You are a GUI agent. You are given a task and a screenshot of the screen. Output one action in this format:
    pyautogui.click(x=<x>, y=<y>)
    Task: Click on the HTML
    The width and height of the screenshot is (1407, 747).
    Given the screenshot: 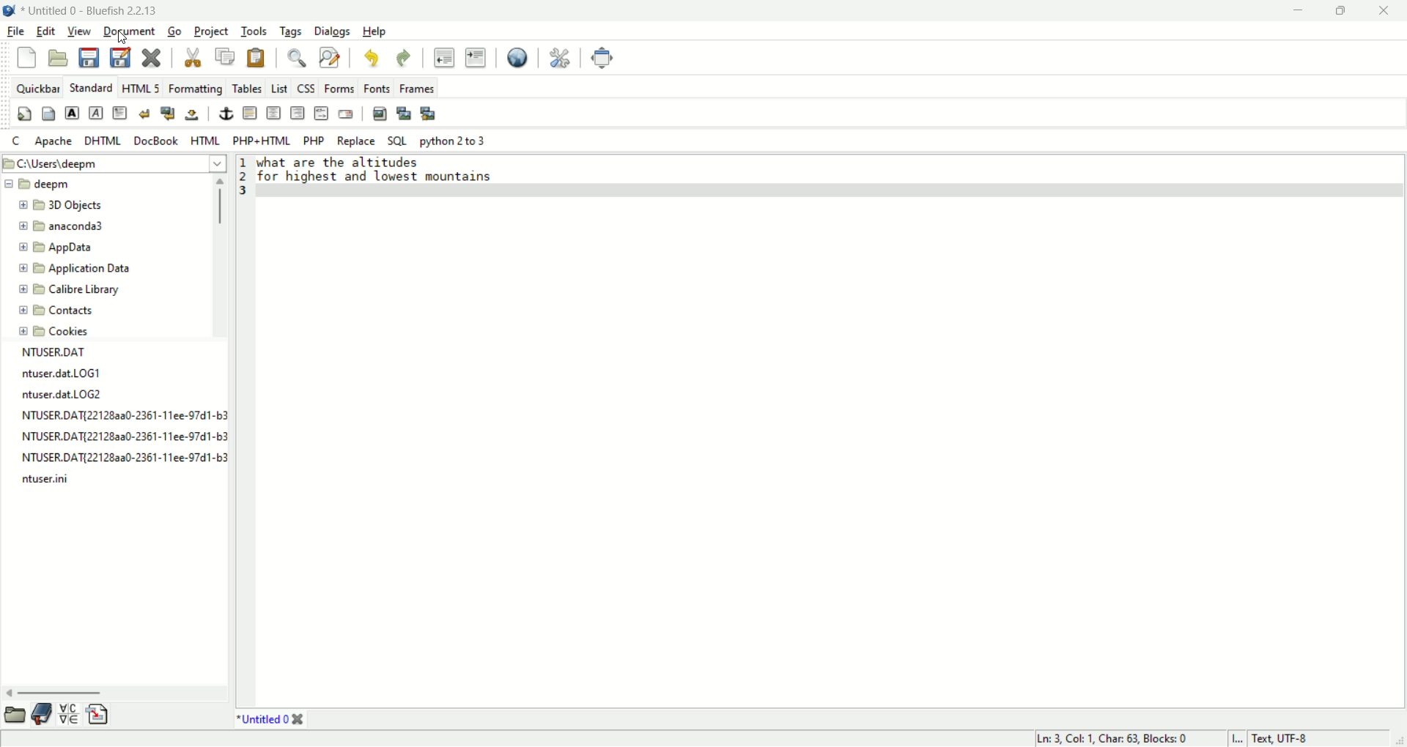 What is the action you would take?
    pyautogui.click(x=207, y=140)
    